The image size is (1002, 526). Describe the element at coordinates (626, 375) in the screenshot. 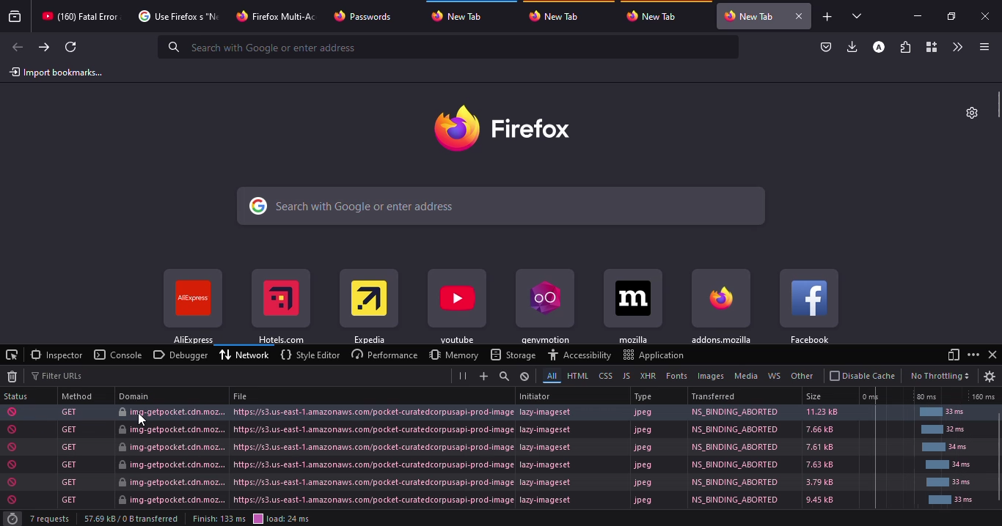

I see `js` at that location.